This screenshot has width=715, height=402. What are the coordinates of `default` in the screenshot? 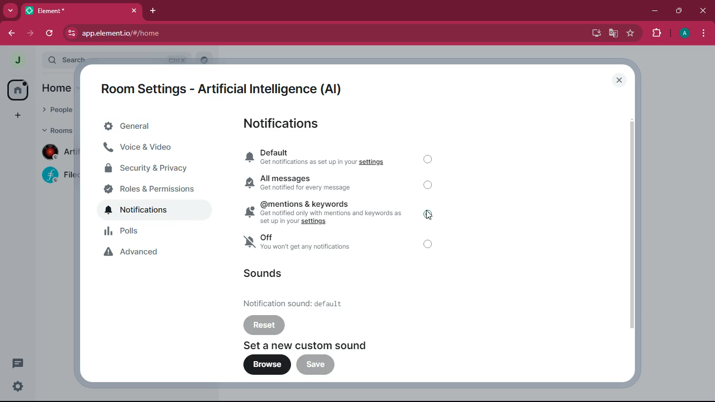 It's located at (320, 158).